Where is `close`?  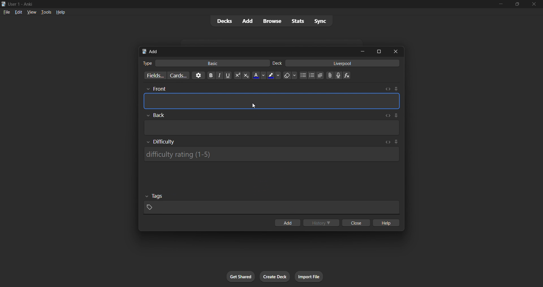
close is located at coordinates (534, 4).